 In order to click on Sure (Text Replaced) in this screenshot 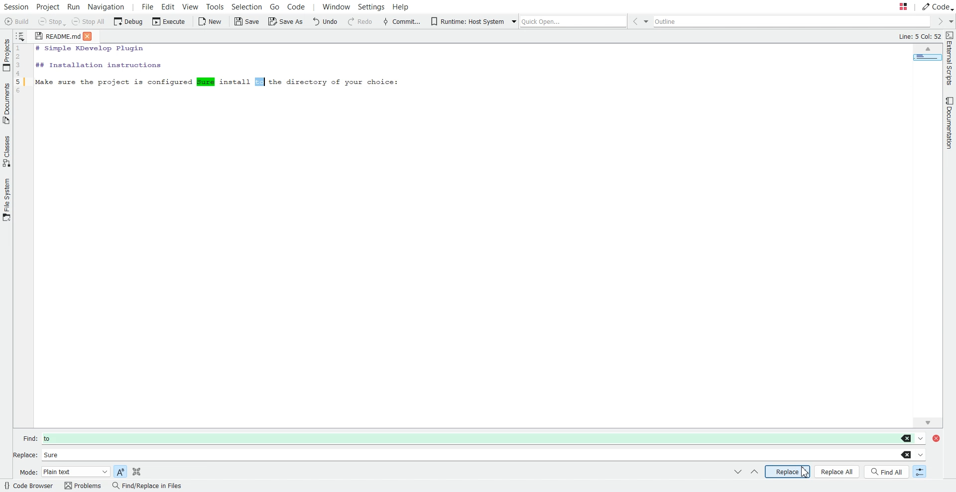, I will do `click(206, 82)`.